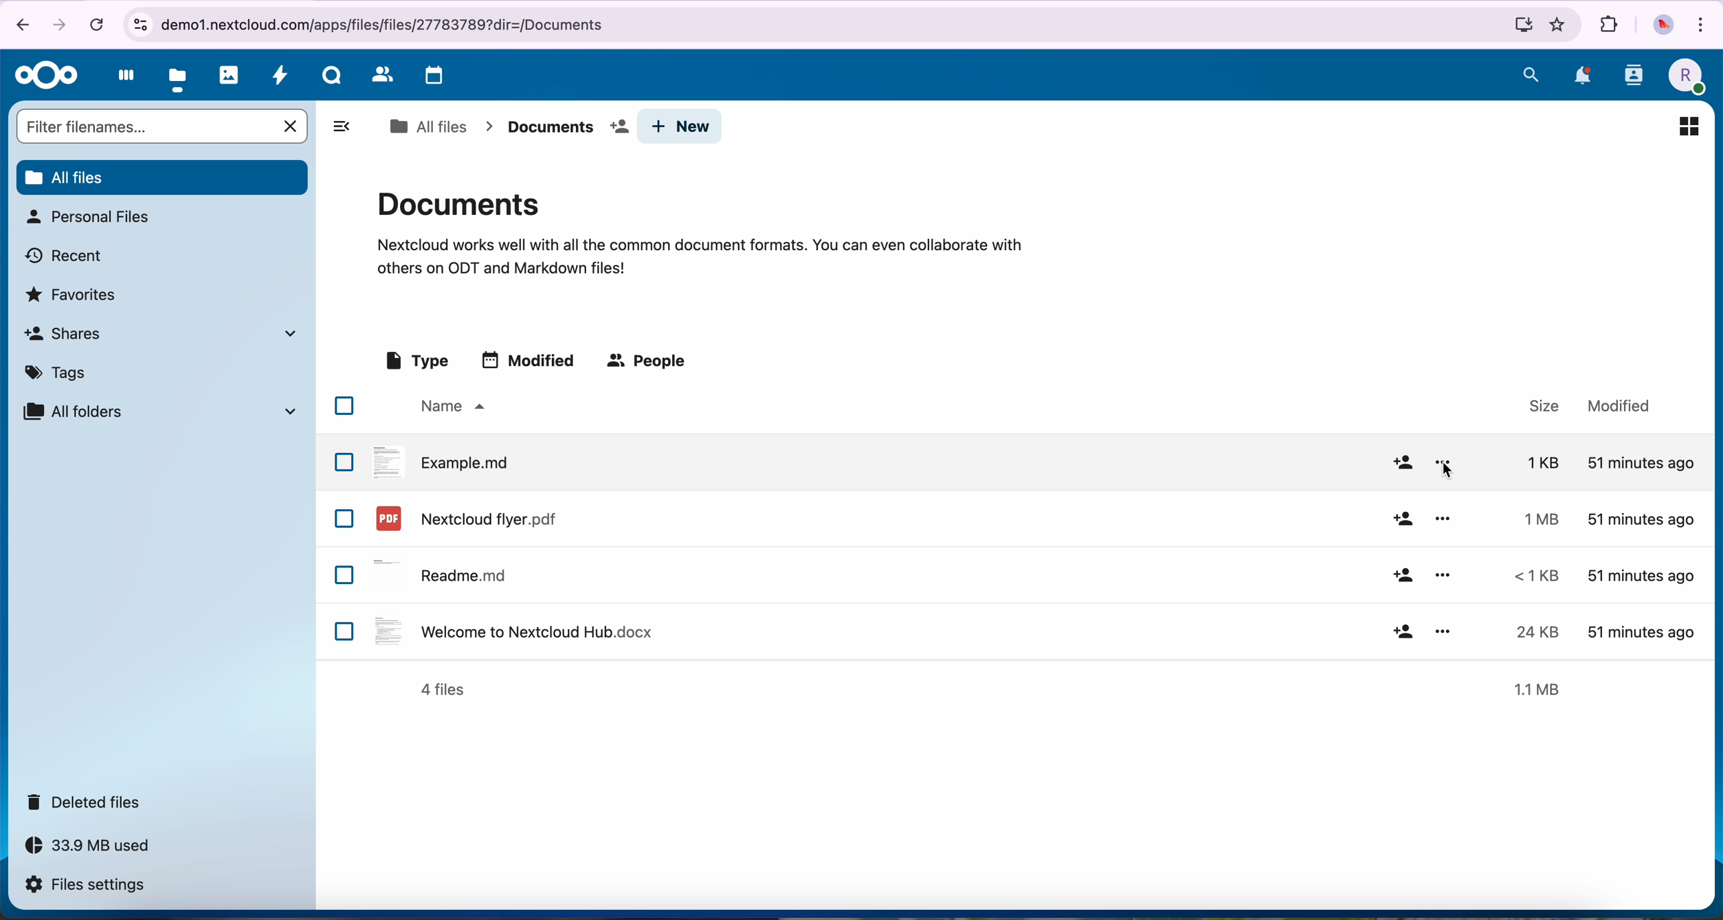 The width and height of the screenshot is (1723, 920). What do you see at coordinates (1531, 74) in the screenshot?
I see `search` at bounding box center [1531, 74].